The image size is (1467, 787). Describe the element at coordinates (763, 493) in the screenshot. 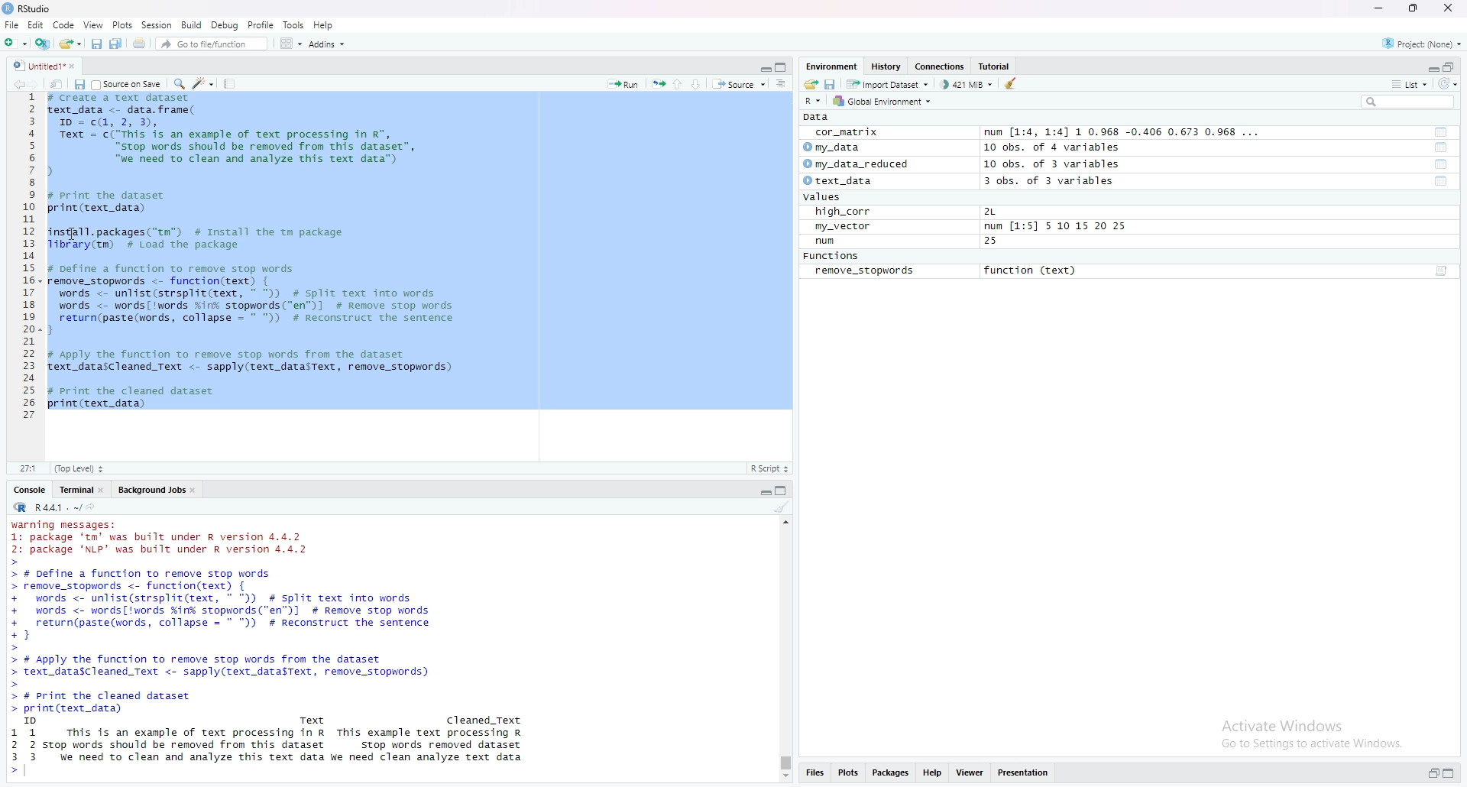

I see `expand` at that location.